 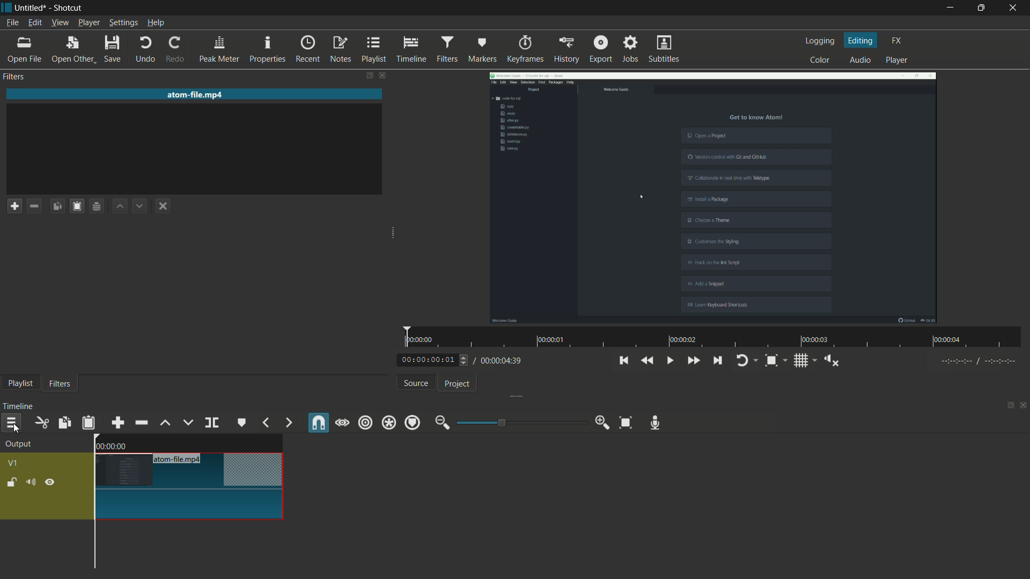 What do you see at coordinates (176, 49) in the screenshot?
I see `redo` at bounding box center [176, 49].